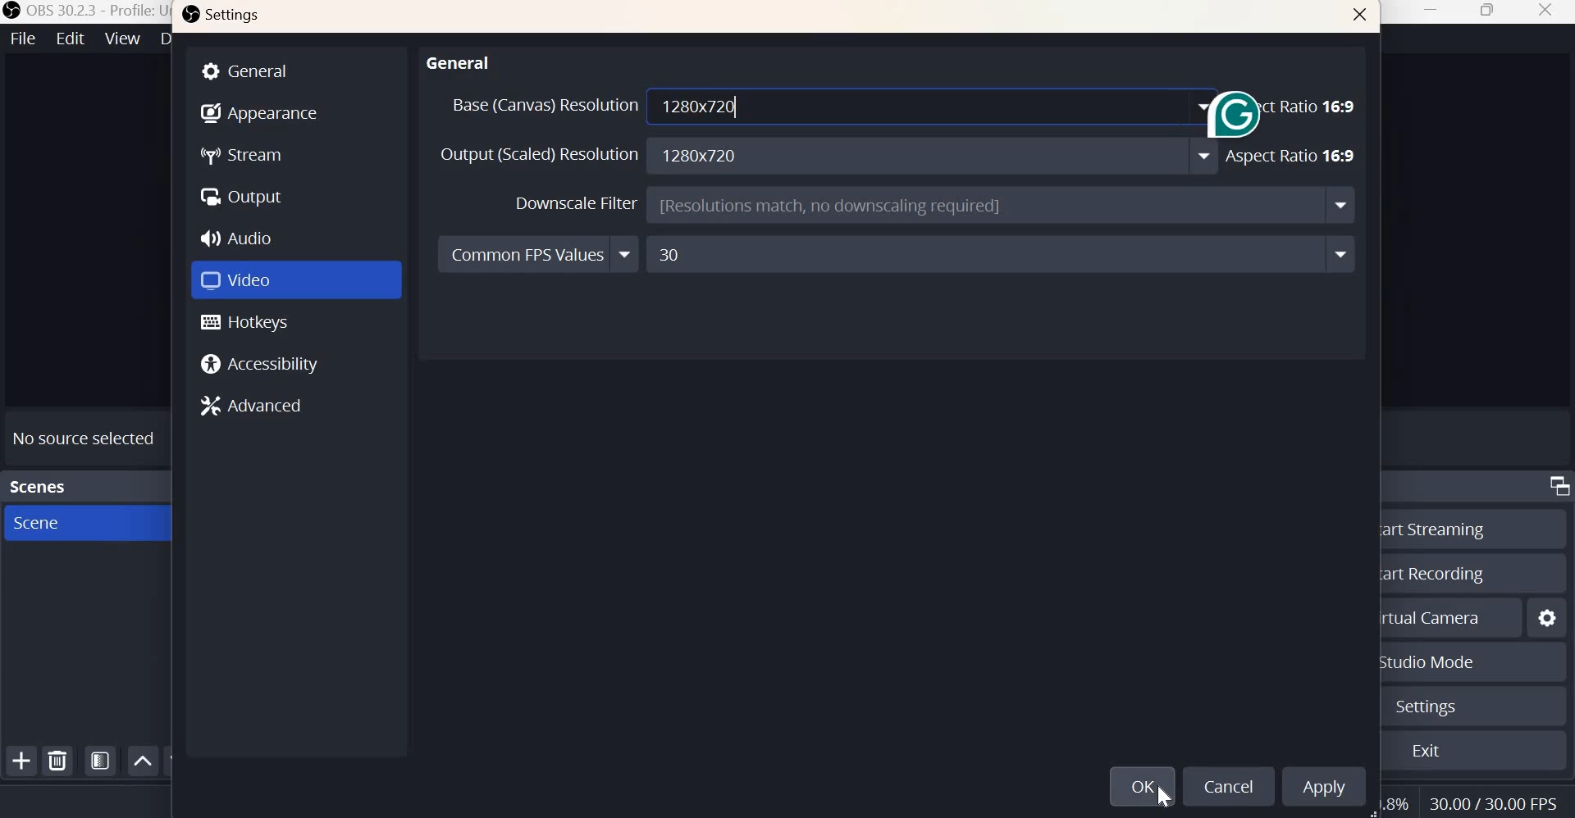  What do you see at coordinates (259, 111) in the screenshot?
I see `Appearance` at bounding box center [259, 111].